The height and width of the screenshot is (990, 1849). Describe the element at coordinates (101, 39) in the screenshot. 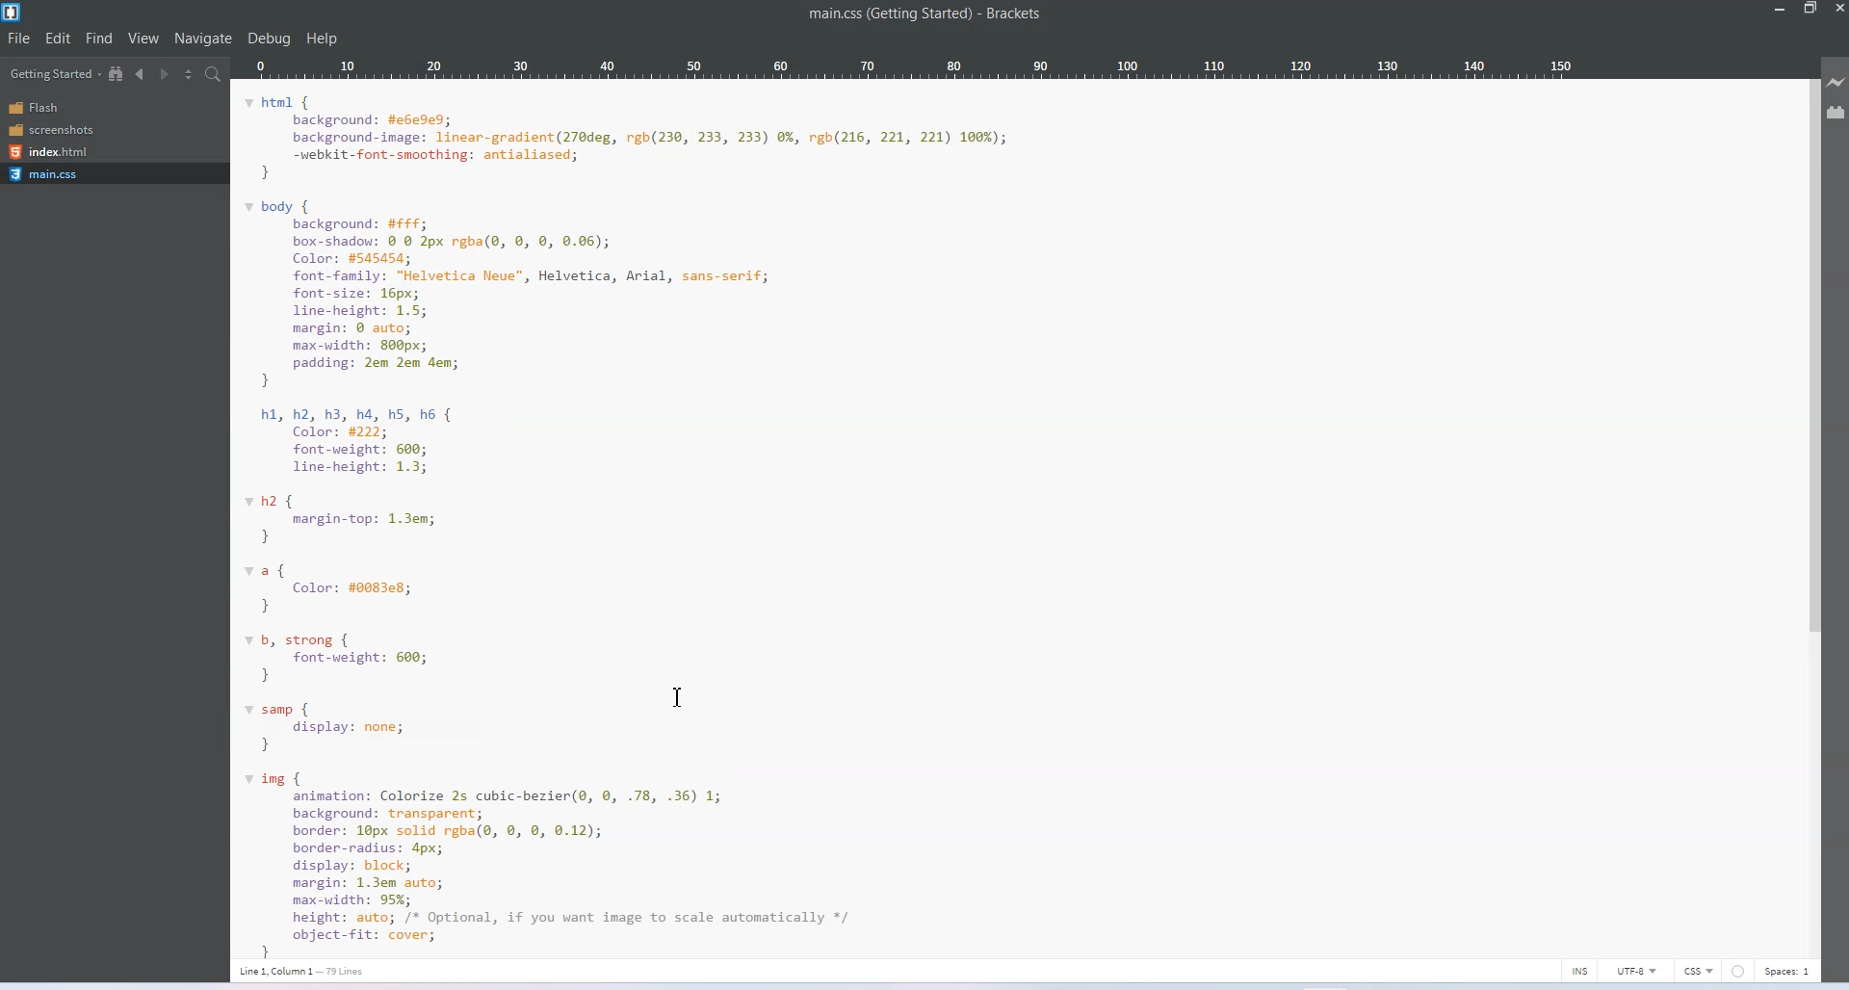

I see `Find` at that location.